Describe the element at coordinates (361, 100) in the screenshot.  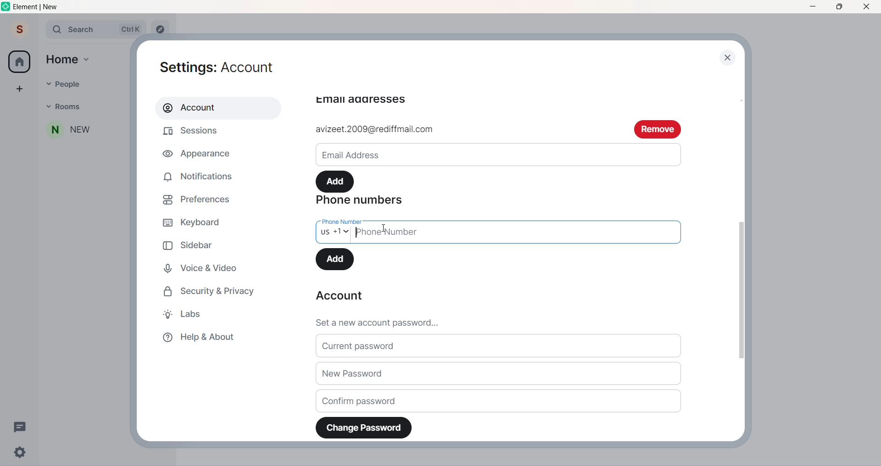
I see `email adressess` at that location.